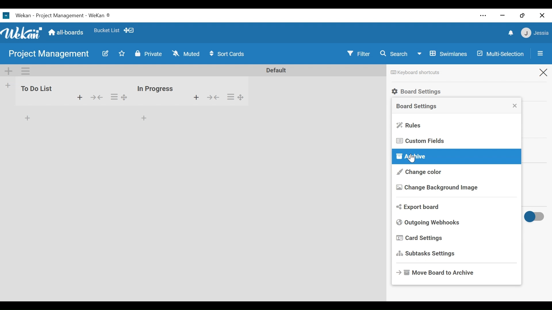  What do you see at coordinates (148, 54) in the screenshot?
I see `Change Visibility` at bounding box center [148, 54].